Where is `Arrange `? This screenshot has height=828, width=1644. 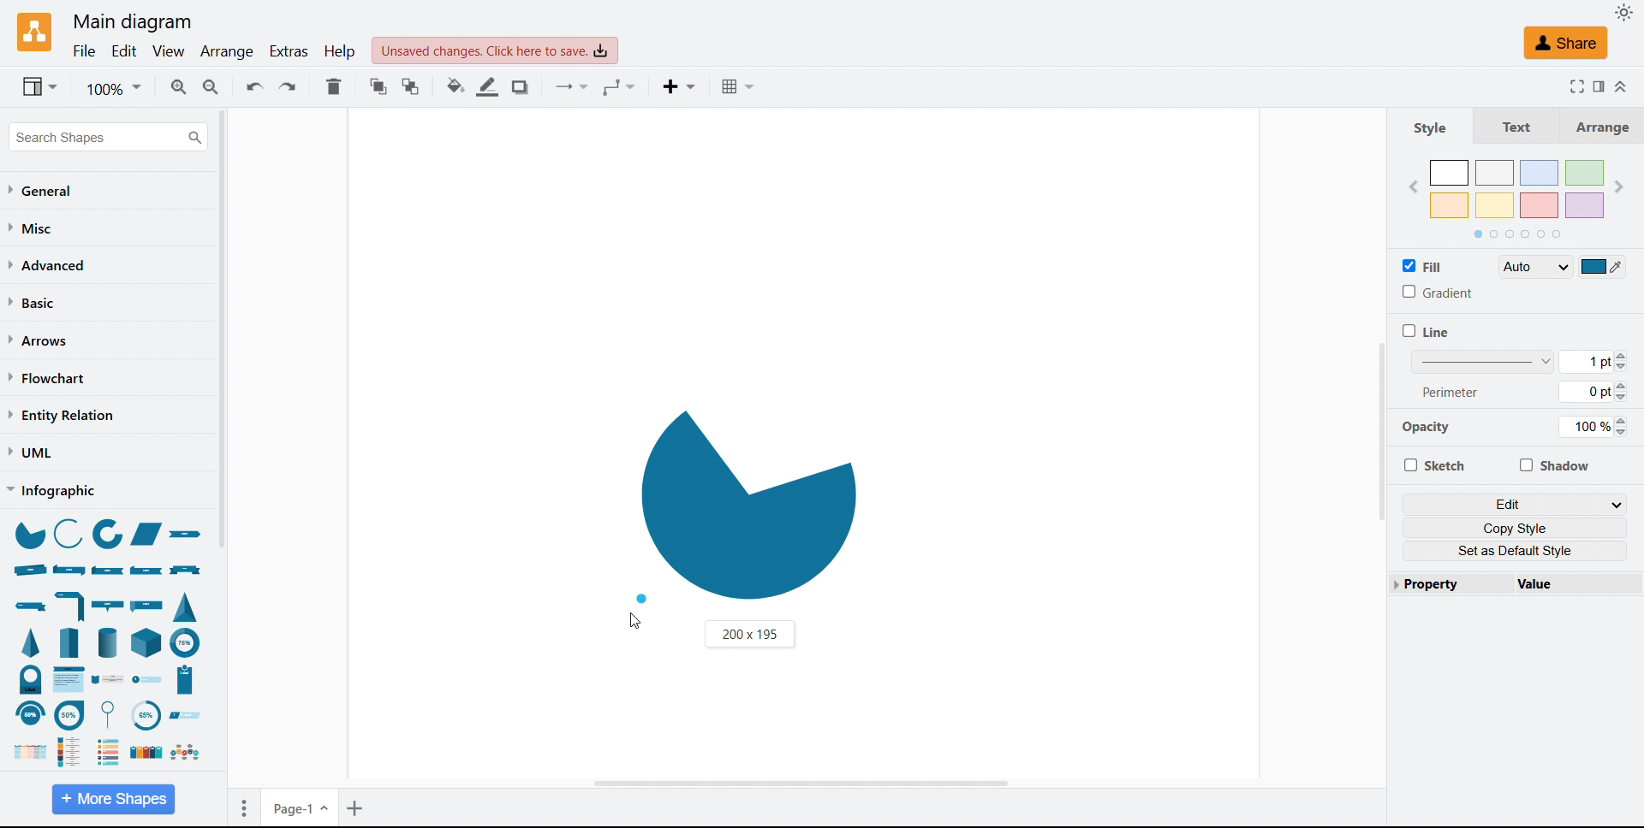
Arrange  is located at coordinates (229, 53).